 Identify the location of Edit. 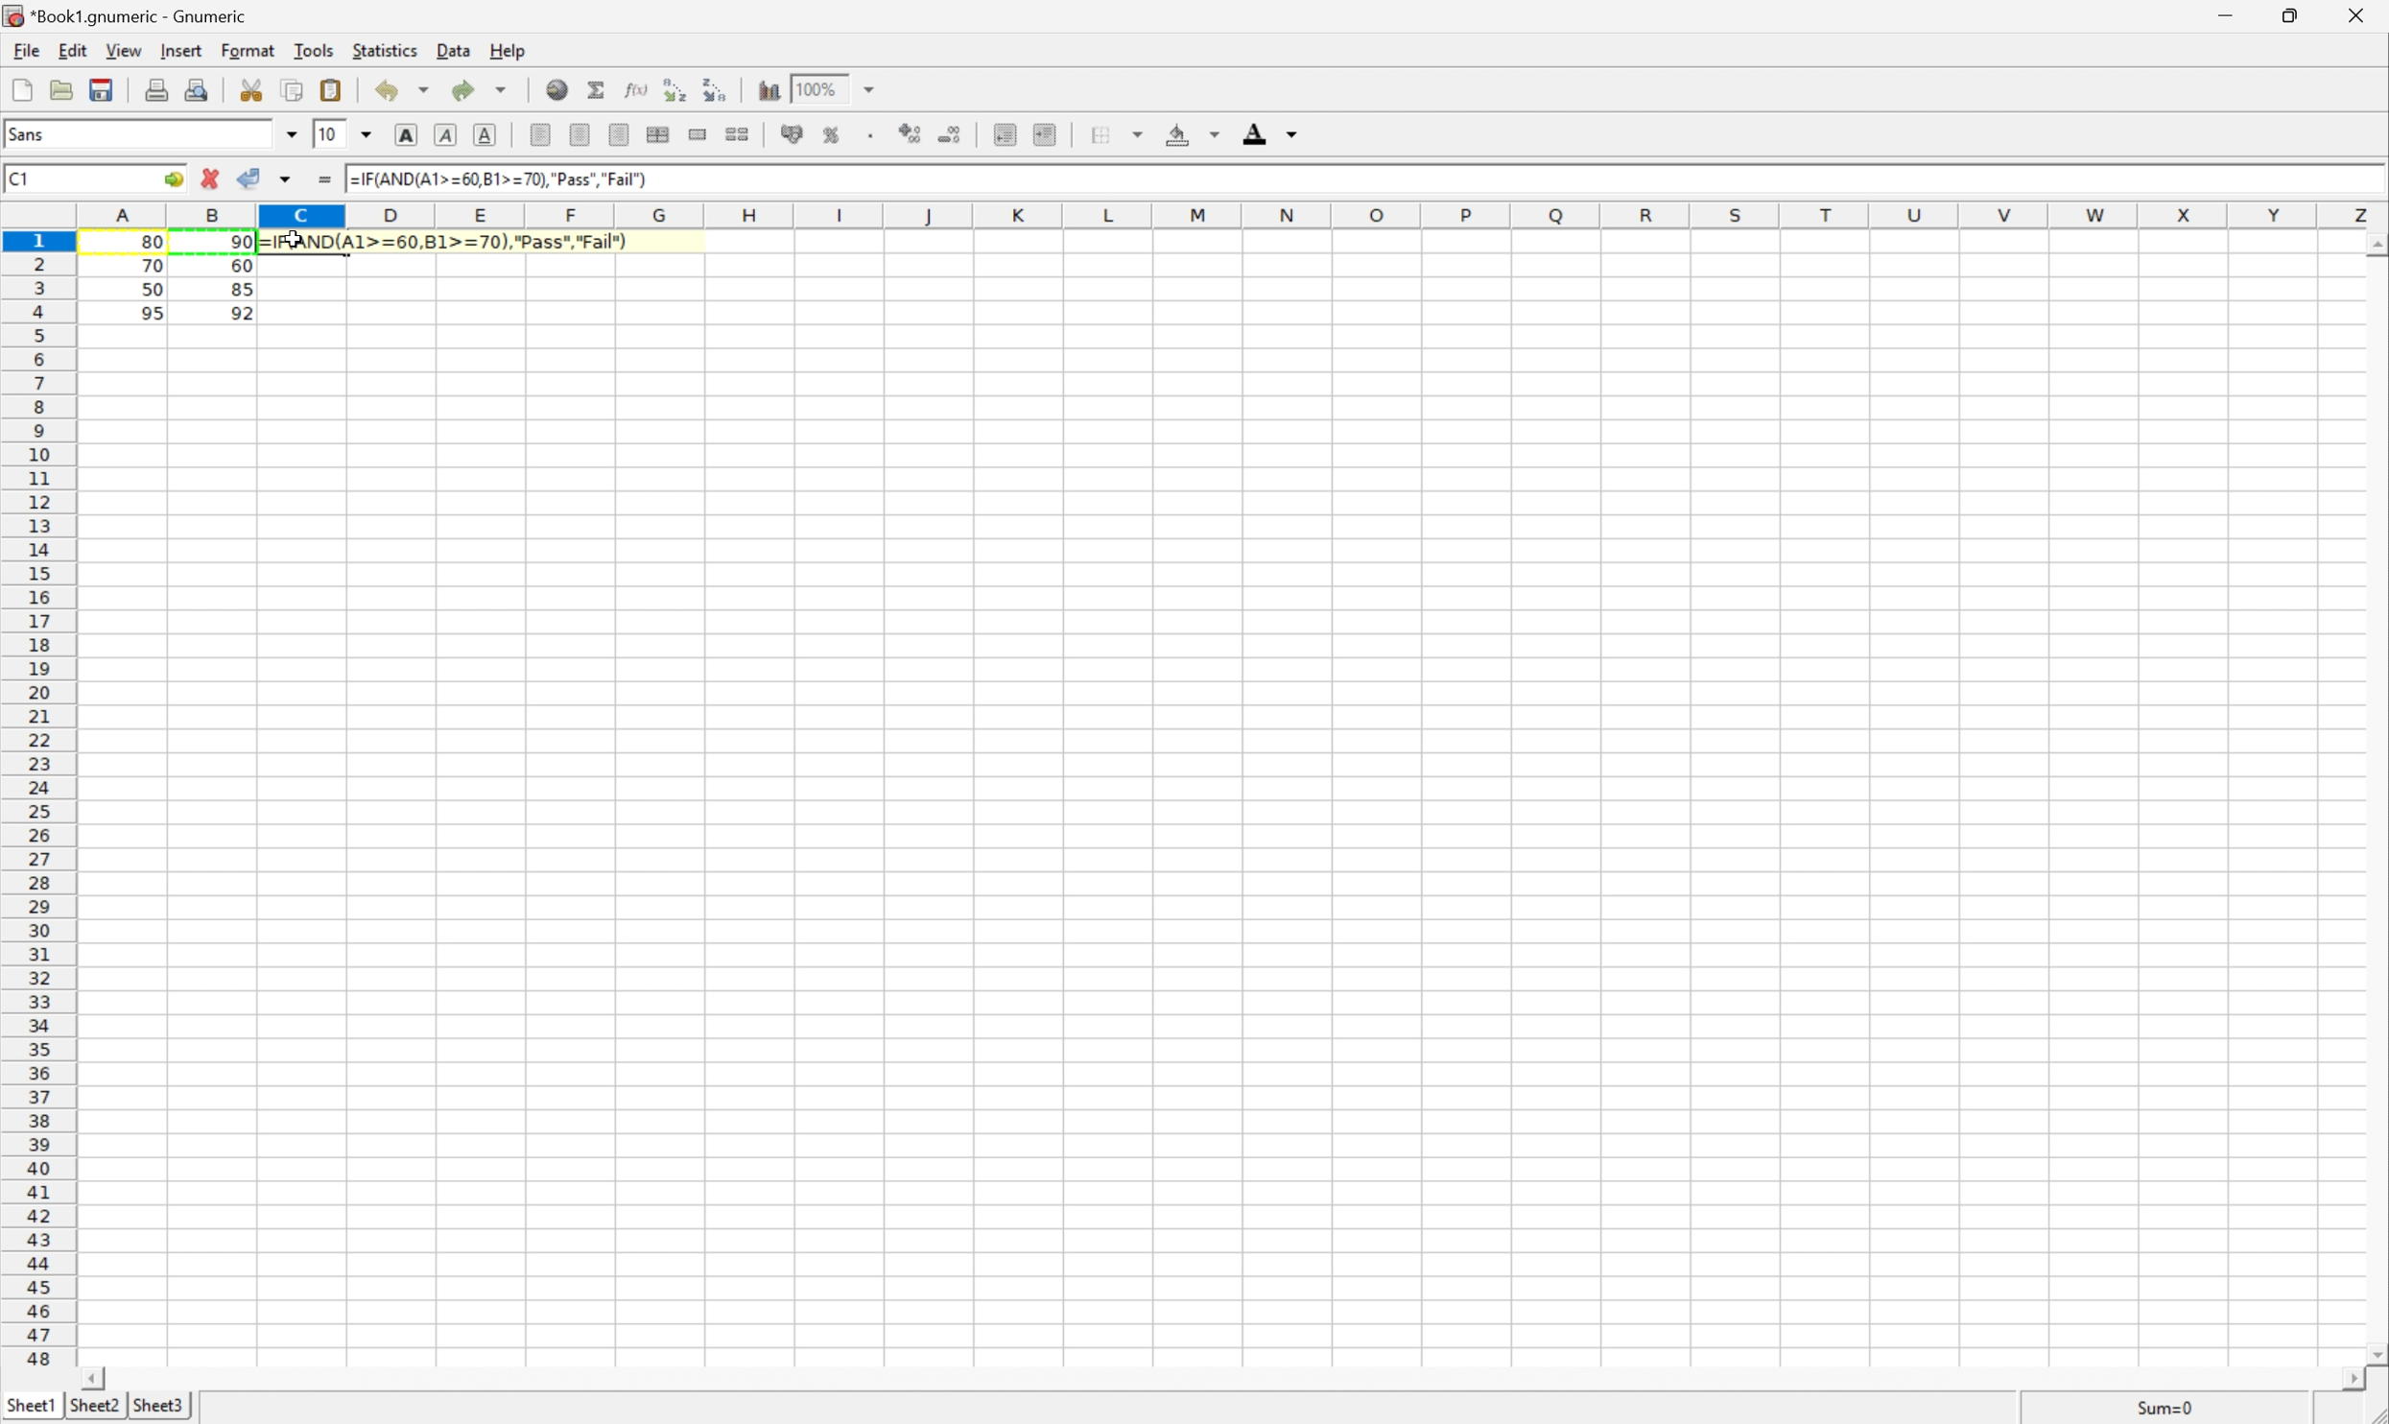
(72, 52).